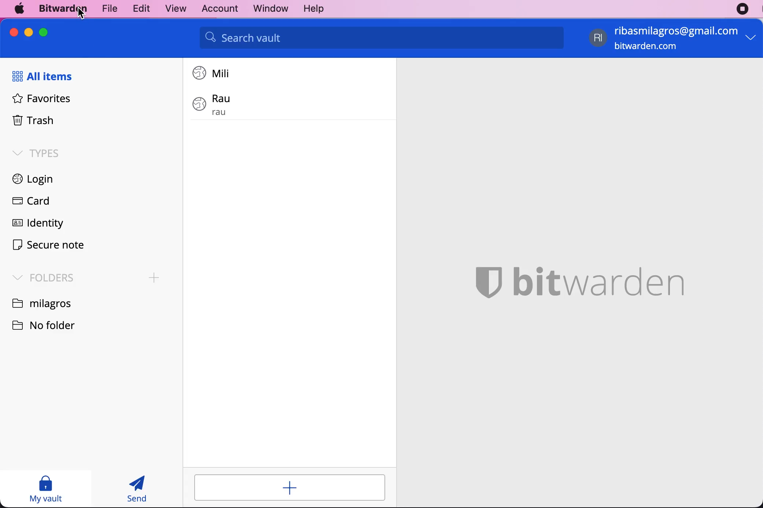 This screenshot has height=508, width=763. I want to click on mac logo, so click(20, 8).